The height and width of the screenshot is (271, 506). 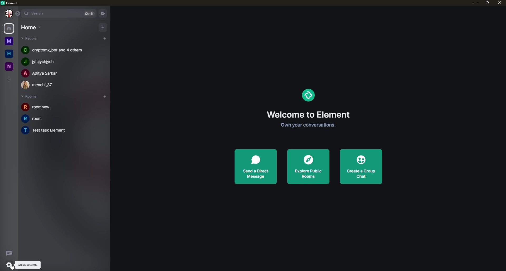 What do you see at coordinates (306, 125) in the screenshot?
I see `get started` at bounding box center [306, 125].